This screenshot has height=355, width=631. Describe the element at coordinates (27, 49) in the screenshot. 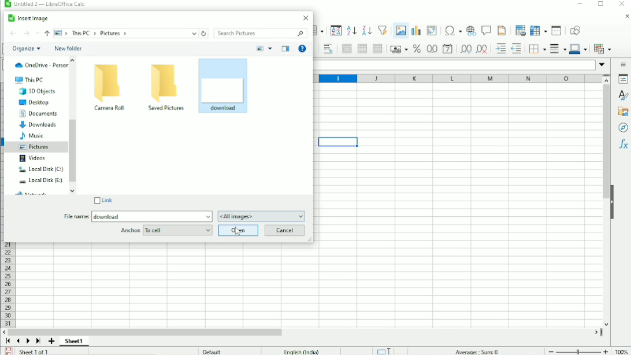

I see `Organize` at that location.